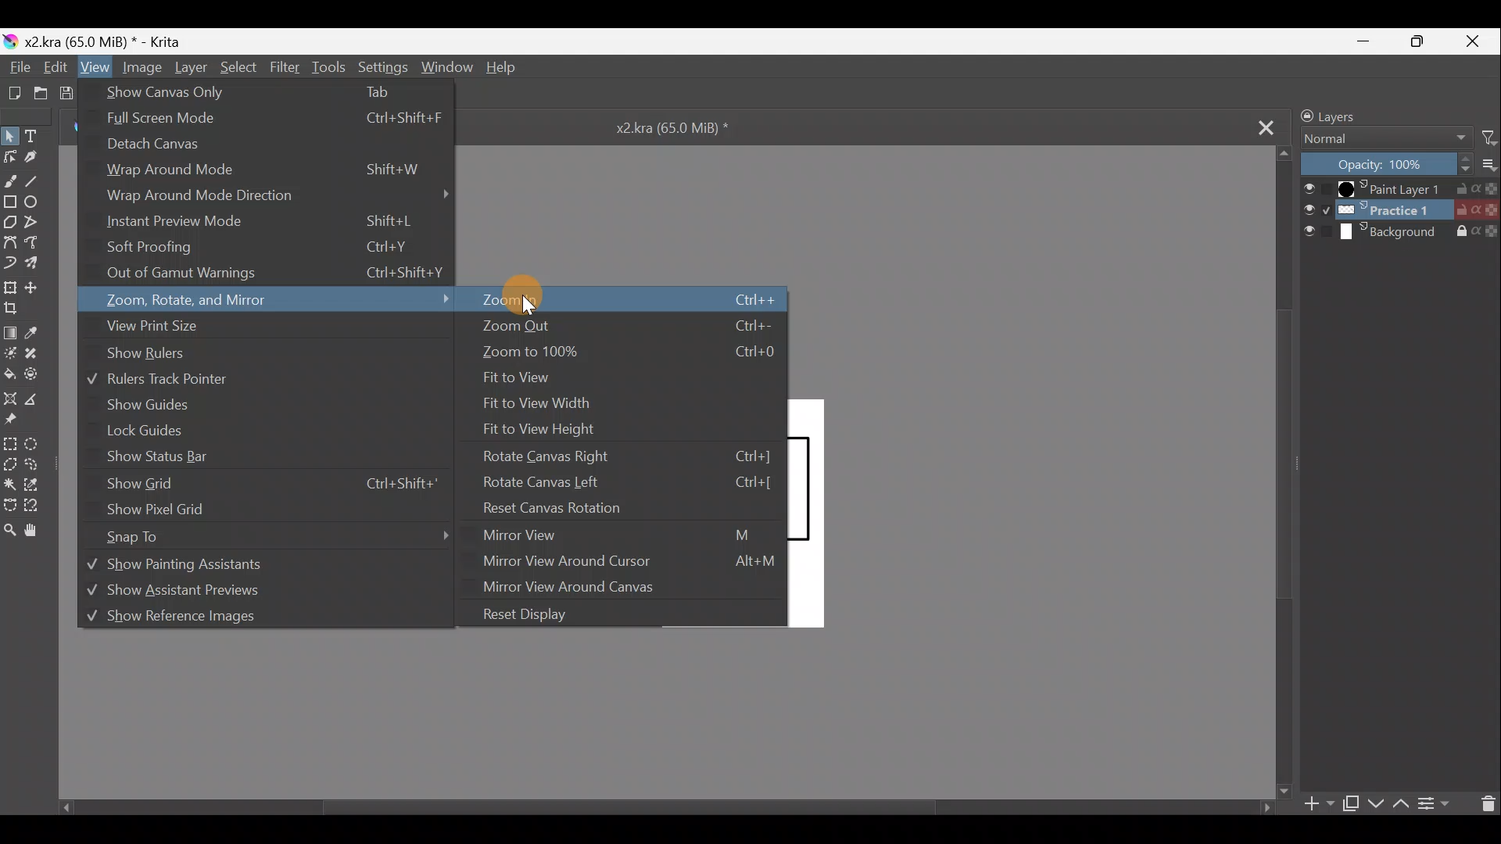 This screenshot has height=844, width=1501. What do you see at coordinates (9, 241) in the screenshot?
I see `Bezier curve tool` at bounding box center [9, 241].